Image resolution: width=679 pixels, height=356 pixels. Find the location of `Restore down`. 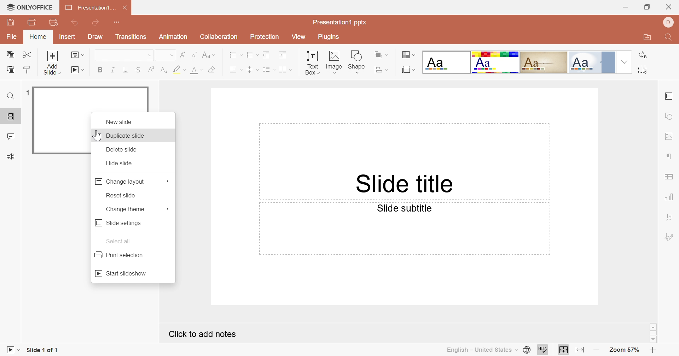

Restore down is located at coordinates (646, 6).